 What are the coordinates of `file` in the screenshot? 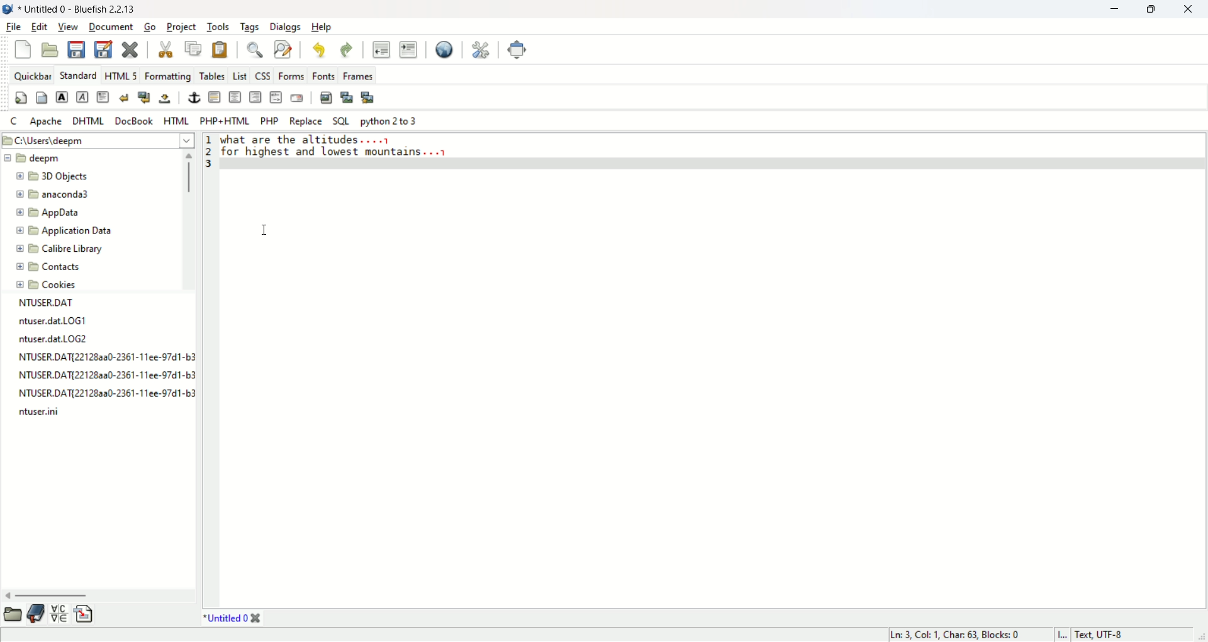 It's located at (14, 27).